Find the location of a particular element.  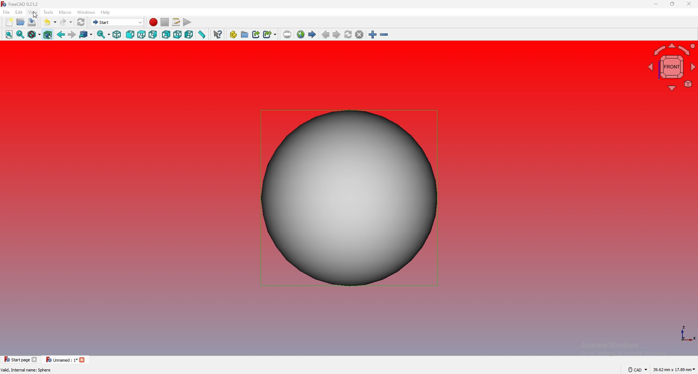

create part is located at coordinates (233, 34).